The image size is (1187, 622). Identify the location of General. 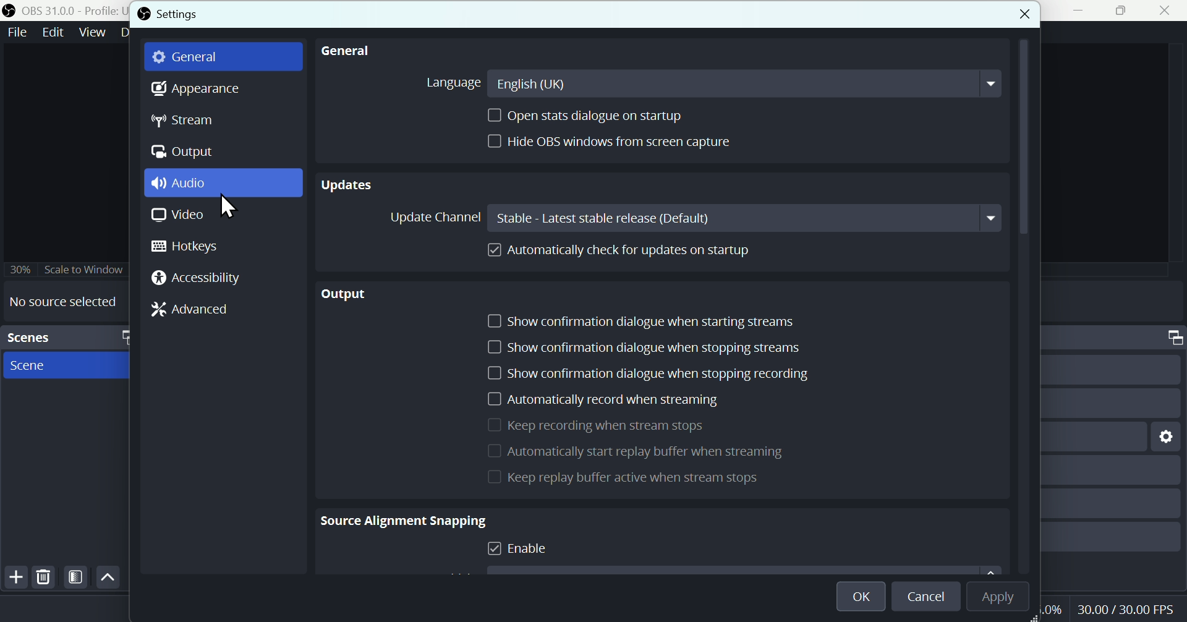
(345, 49).